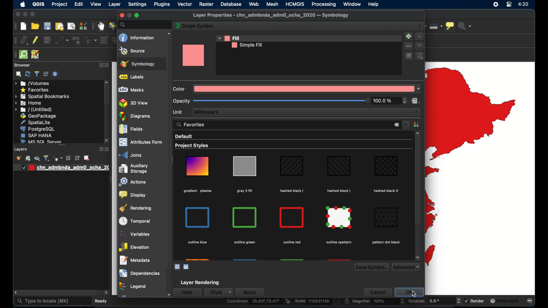 This screenshot has height=308, width=548. Describe the element at coordinates (77, 158) in the screenshot. I see `collapse` at that location.